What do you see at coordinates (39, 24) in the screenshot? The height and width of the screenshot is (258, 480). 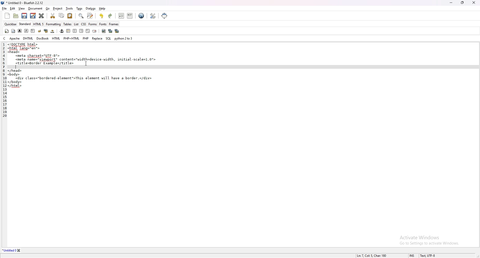 I see `html 5` at bounding box center [39, 24].